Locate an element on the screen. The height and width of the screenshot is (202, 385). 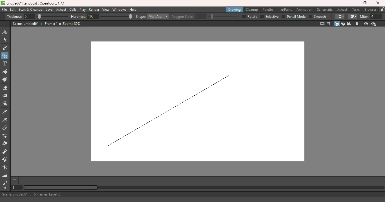
Play is located at coordinates (82, 10).